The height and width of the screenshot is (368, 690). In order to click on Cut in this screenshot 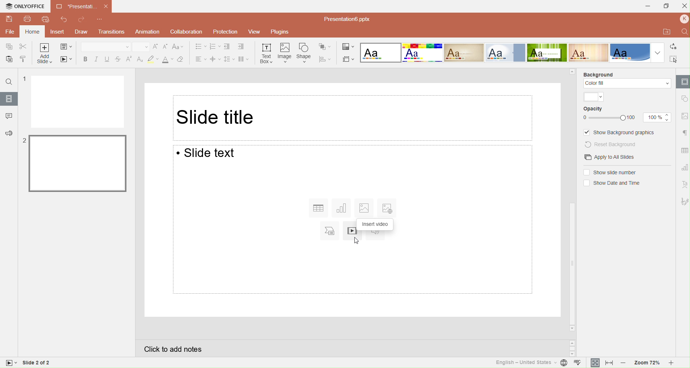, I will do `click(24, 47)`.